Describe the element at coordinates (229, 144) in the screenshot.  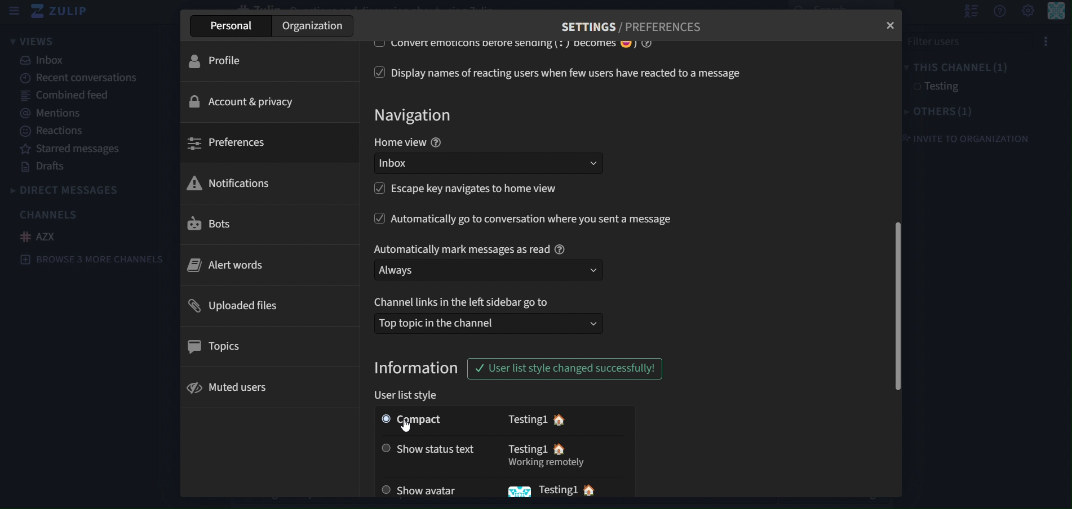
I see `preferences` at that location.